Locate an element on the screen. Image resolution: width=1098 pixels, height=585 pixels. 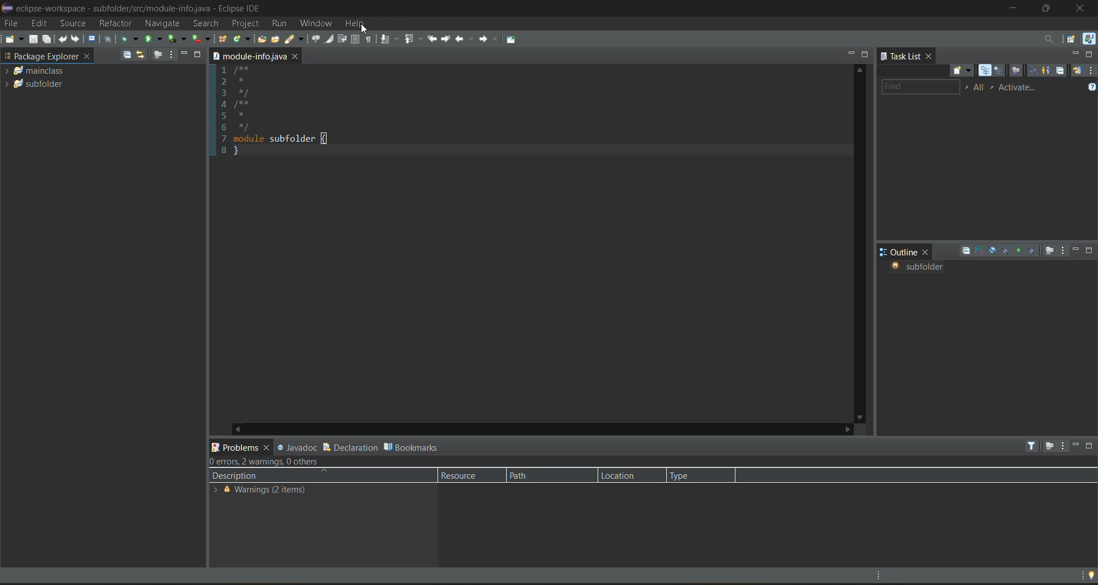
task list is located at coordinates (903, 58).